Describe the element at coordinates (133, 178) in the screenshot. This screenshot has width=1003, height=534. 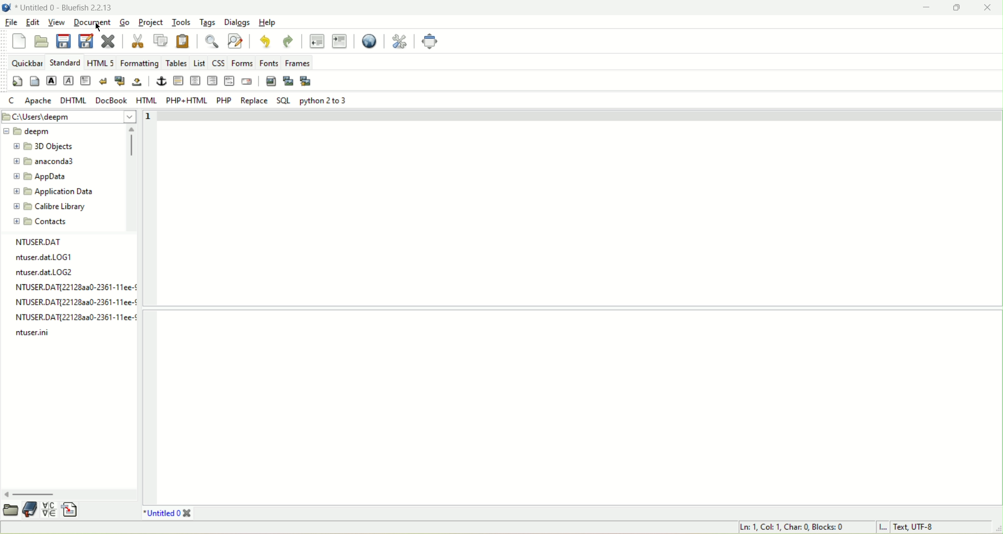
I see `scroll bar` at that location.